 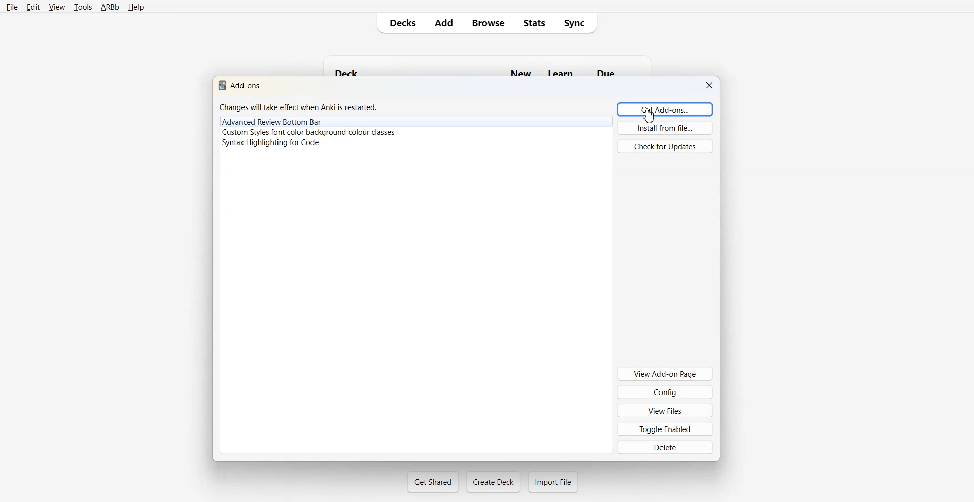 What do you see at coordinates (399, 22) in the screenshot?
I see `Decks` at bounding box center [399, 22].